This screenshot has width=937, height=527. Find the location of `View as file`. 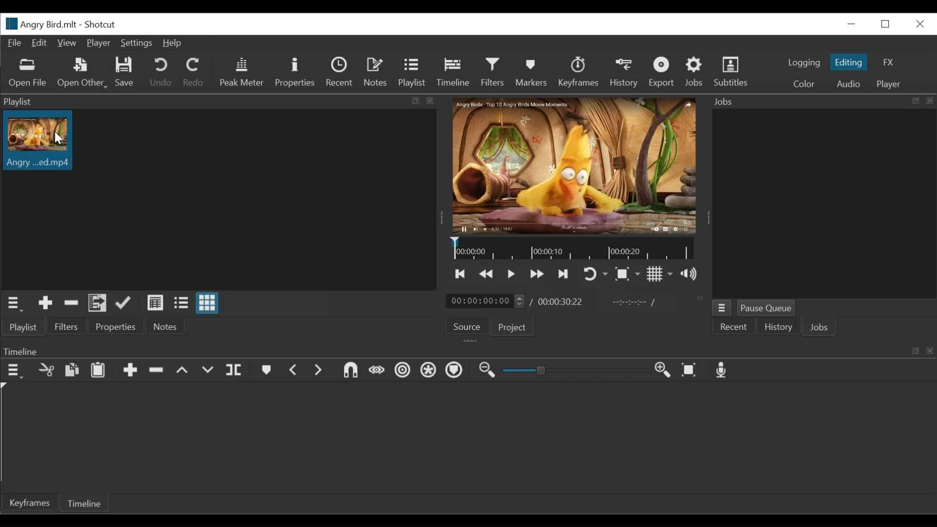

View as file is located at coordinates (181, 303).